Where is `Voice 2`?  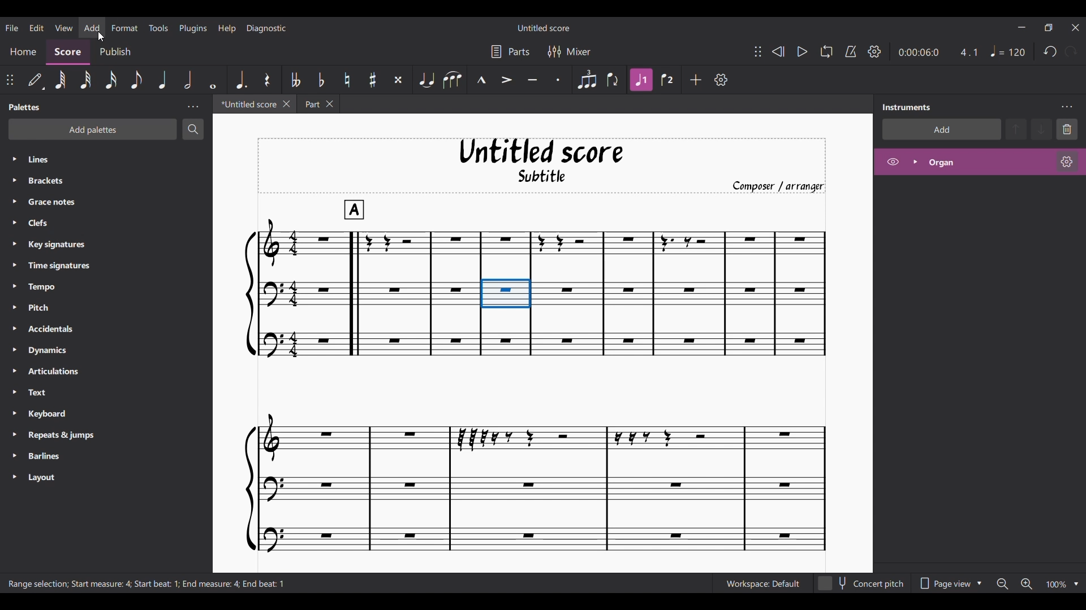 Voice 2 is located at coordinates (668, 80).